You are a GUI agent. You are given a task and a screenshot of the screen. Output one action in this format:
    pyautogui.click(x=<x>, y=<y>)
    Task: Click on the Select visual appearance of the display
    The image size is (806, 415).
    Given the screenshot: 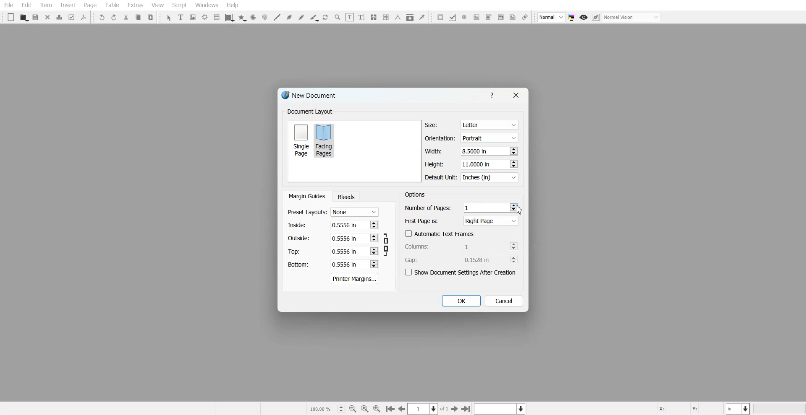 What is the action you would take?
    pyautogui.click(x=632, y=18)
    